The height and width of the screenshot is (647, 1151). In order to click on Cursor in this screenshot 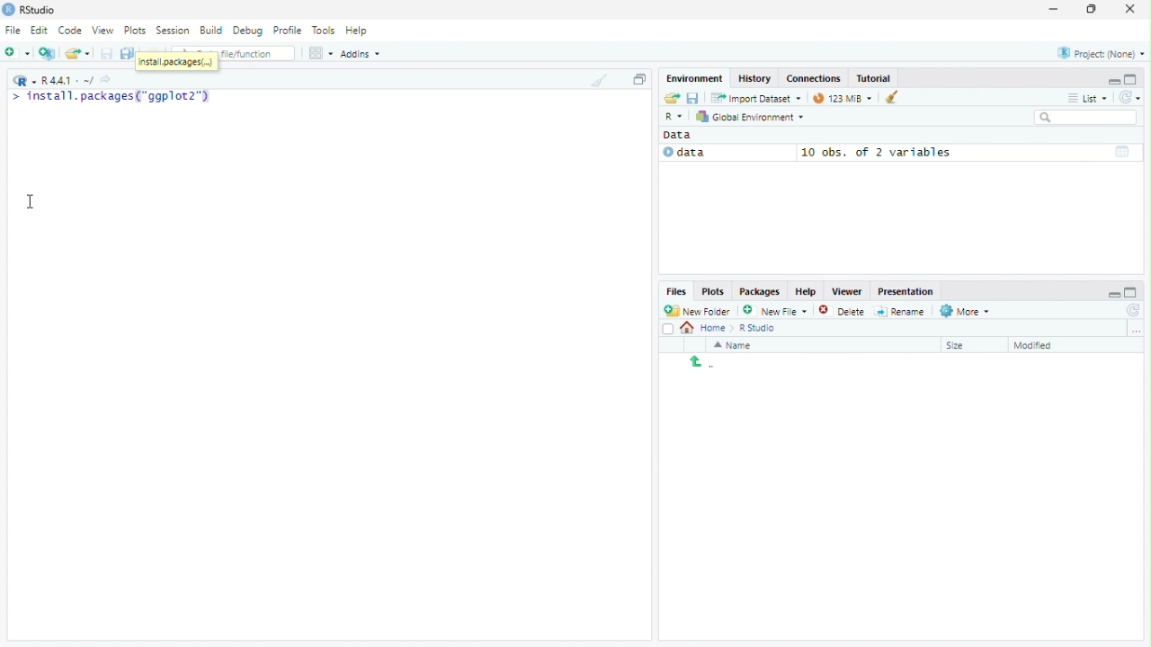, I will do `click(32, 200)`.